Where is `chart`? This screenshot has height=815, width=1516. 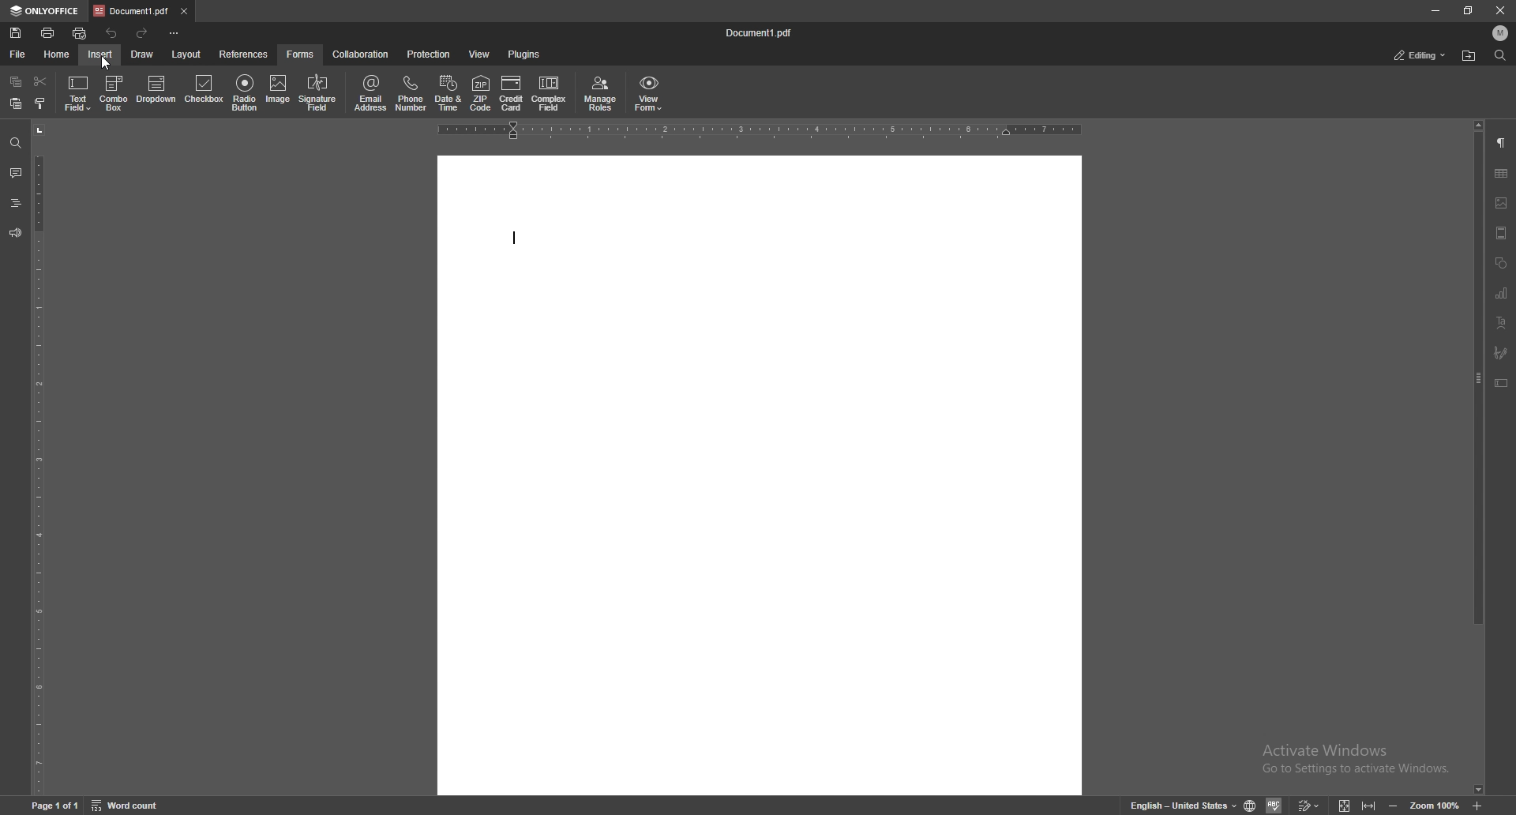
chart is located at coordinates (1500, 293).